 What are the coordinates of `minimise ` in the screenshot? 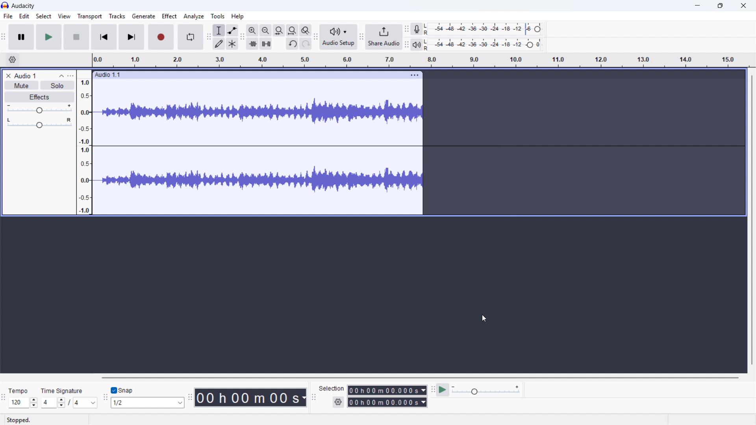 It's located at (697, 6).